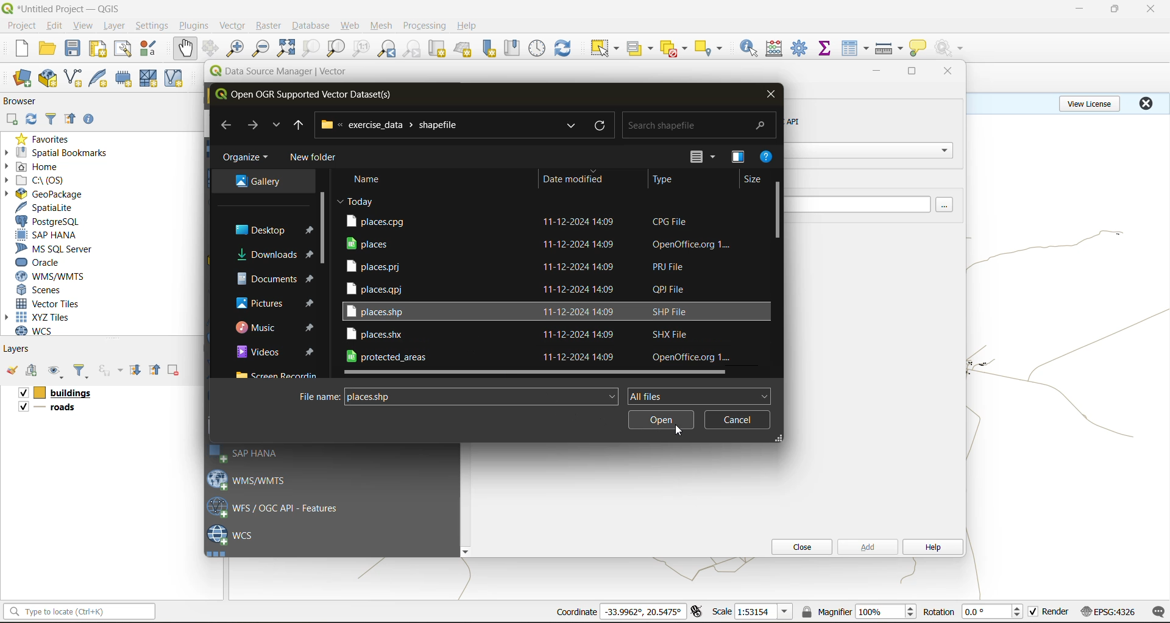 This screenshot has width=1170, height=623. I want to click on layer, so click(112, 26).